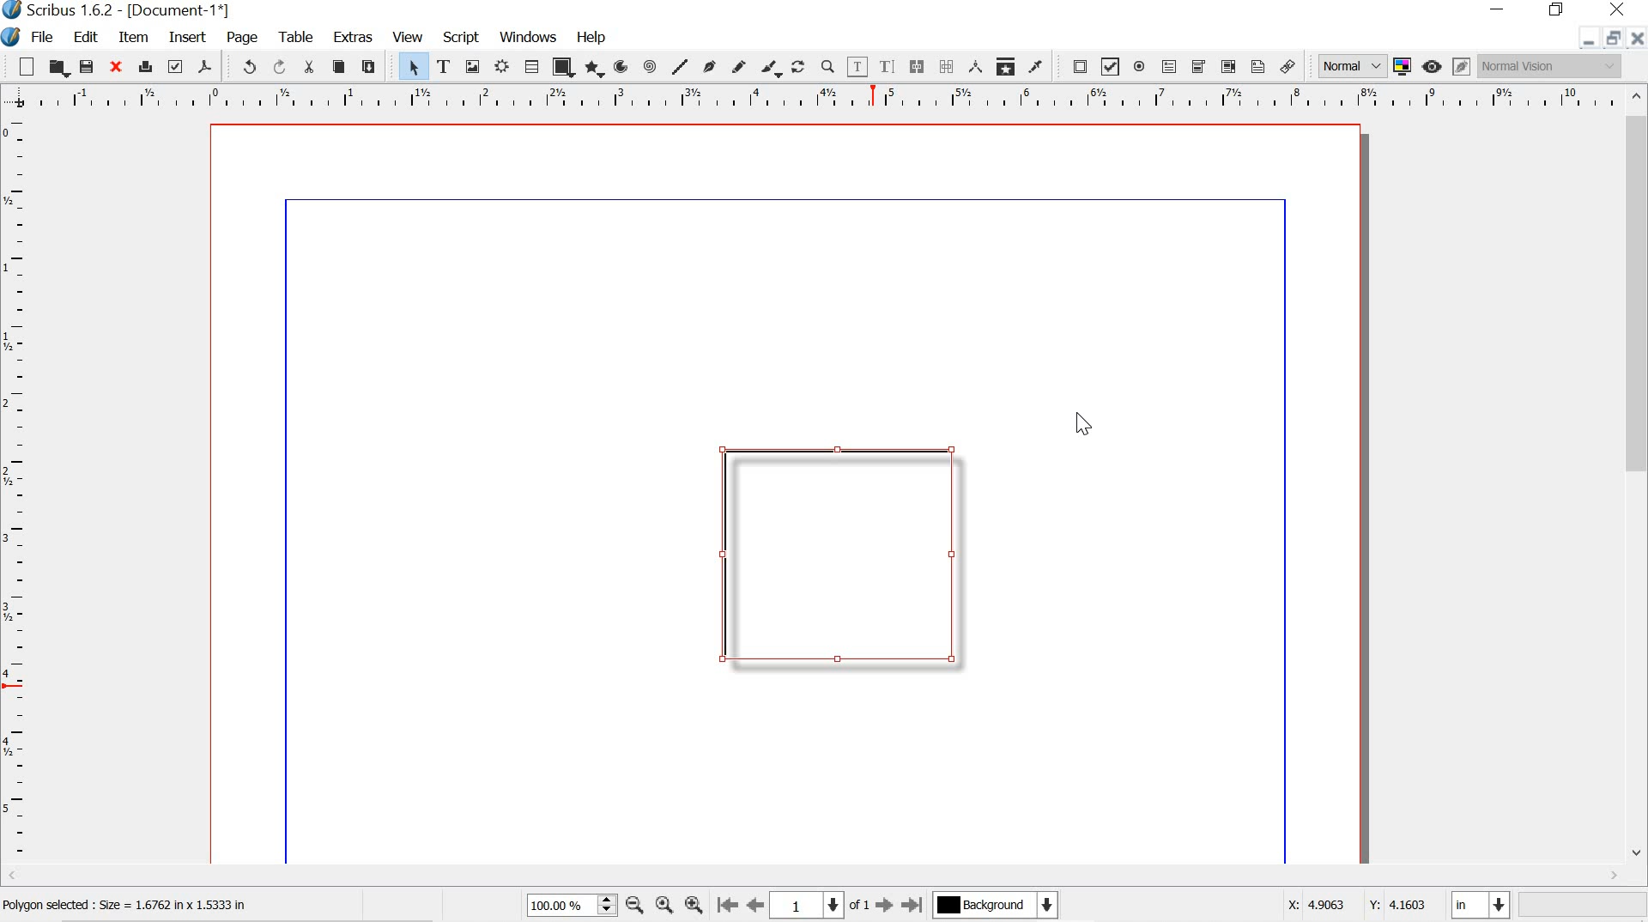  What do you see at coordinates (890, 66) in the screenshot?
I see `edit text with story editor` at bounding box center [890, 66].